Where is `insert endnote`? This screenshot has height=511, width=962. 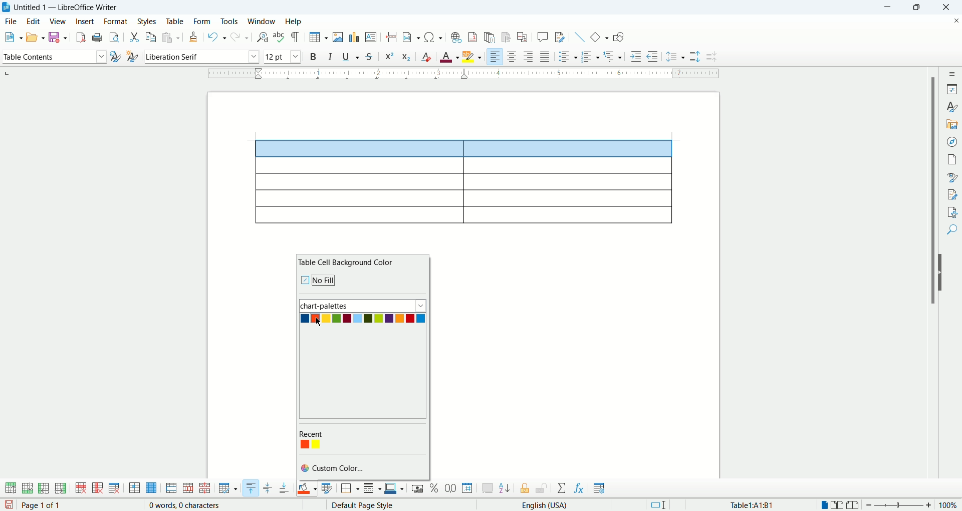
insert endnote is located at coordinates (492, 37).